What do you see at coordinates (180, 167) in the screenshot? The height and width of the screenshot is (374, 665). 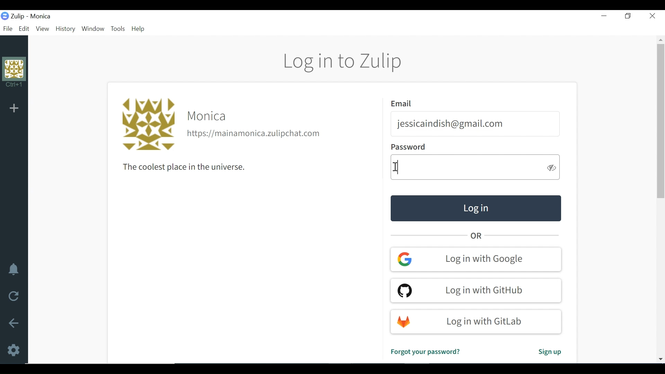 I see `The coolest place in the universe.` at bounding box center [180, 167].